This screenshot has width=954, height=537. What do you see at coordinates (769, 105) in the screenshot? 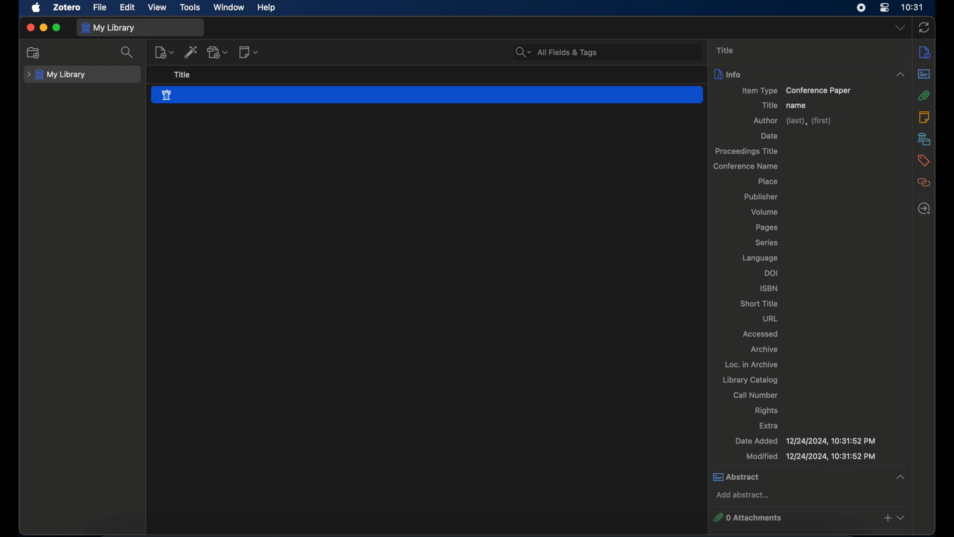
I see `title` at bounding box center [769, 105].